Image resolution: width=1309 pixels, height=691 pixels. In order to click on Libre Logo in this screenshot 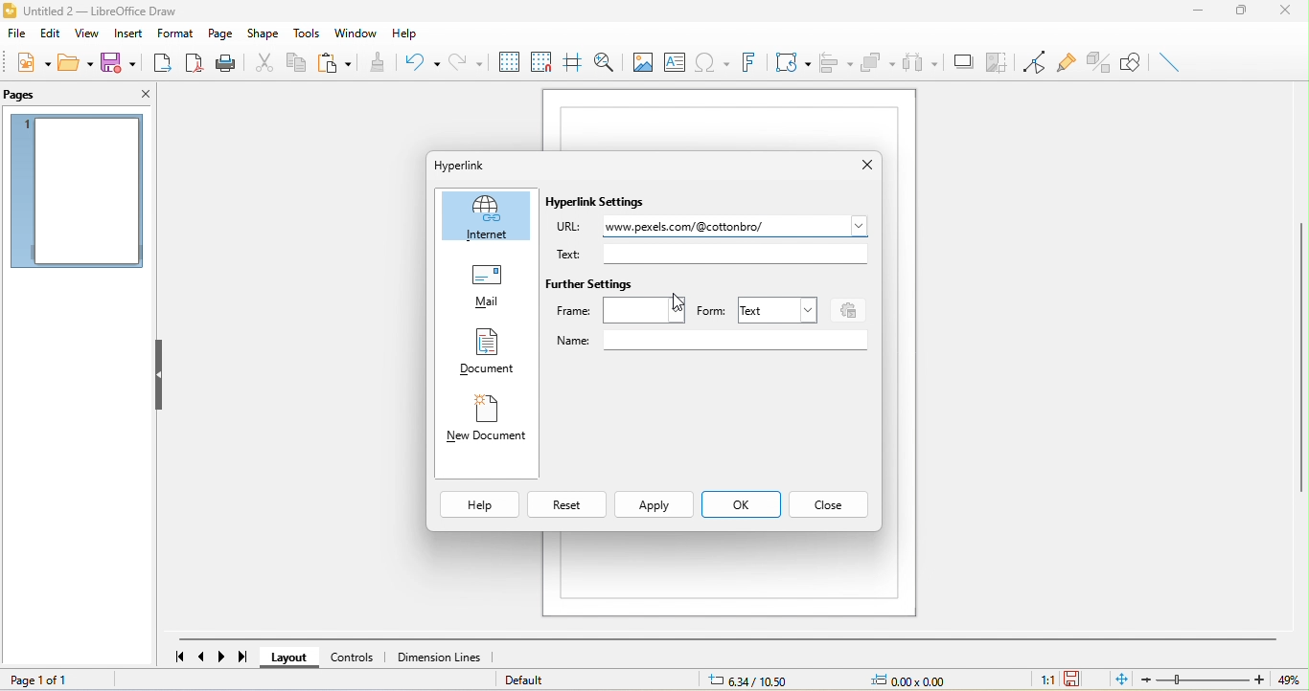, I will do `click(9, 12)`.